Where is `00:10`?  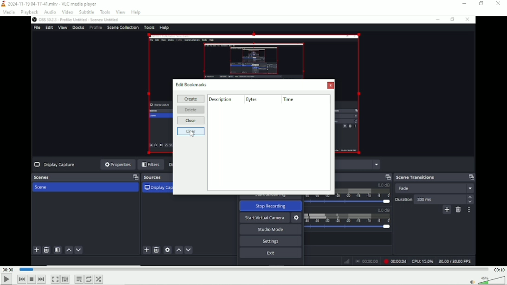
00:10 is located at coordinates (499, 270).